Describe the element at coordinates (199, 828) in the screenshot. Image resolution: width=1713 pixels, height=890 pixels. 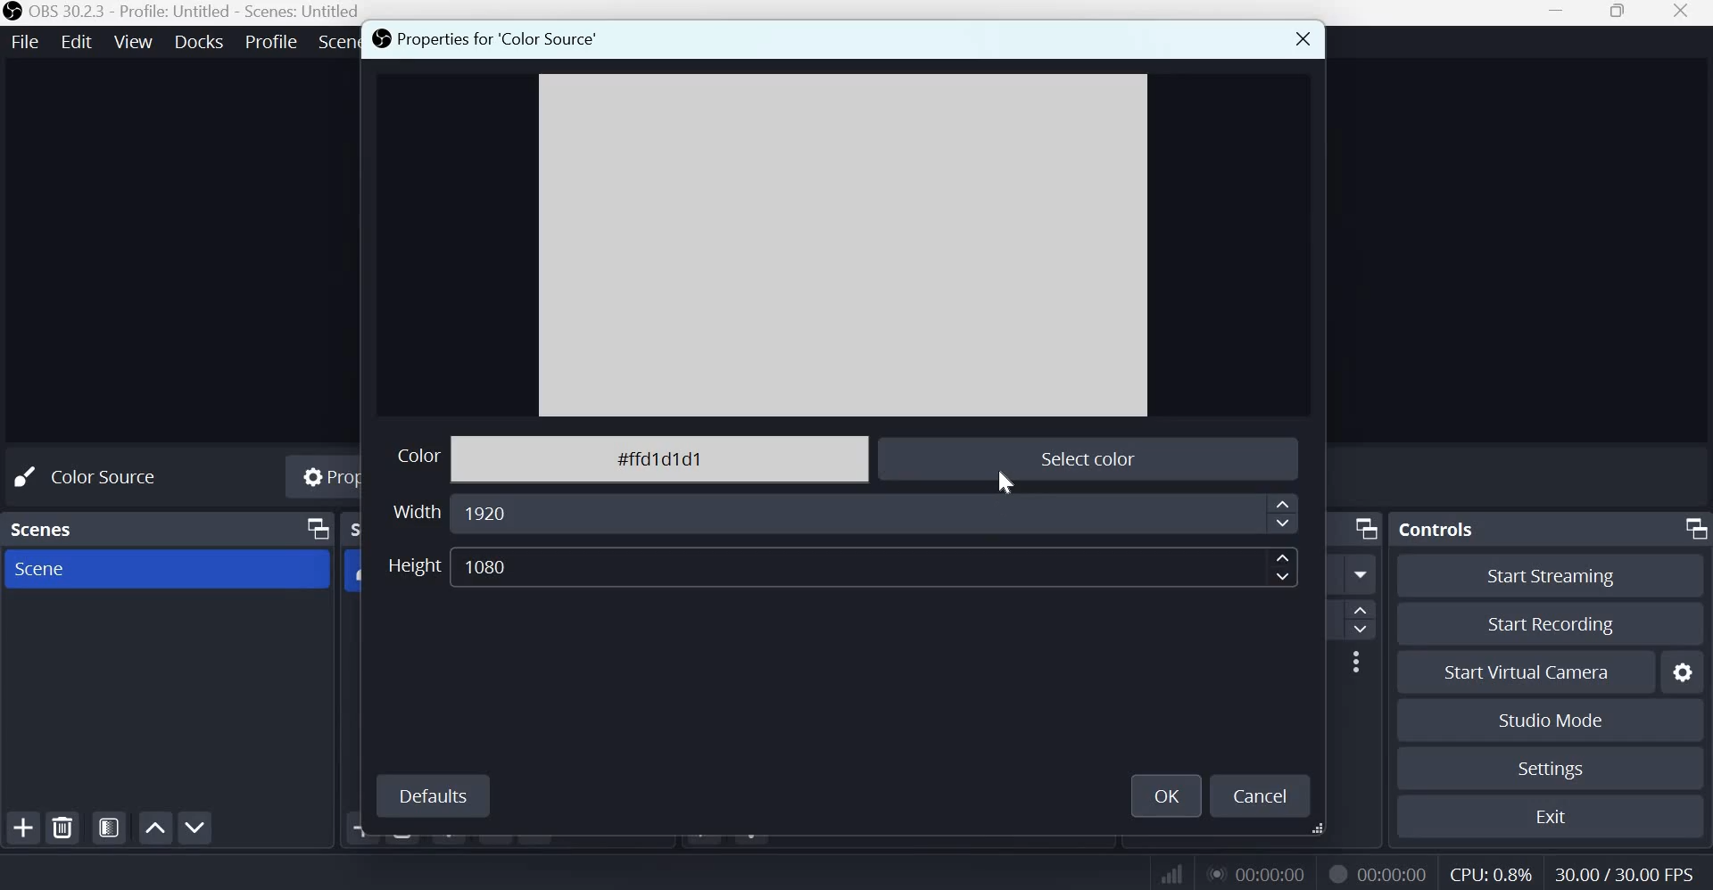
I see `Move scene down` at that location.